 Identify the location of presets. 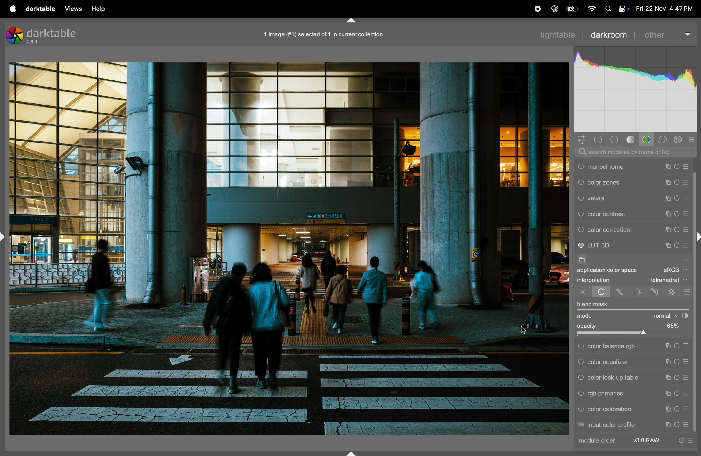
(693, 139).